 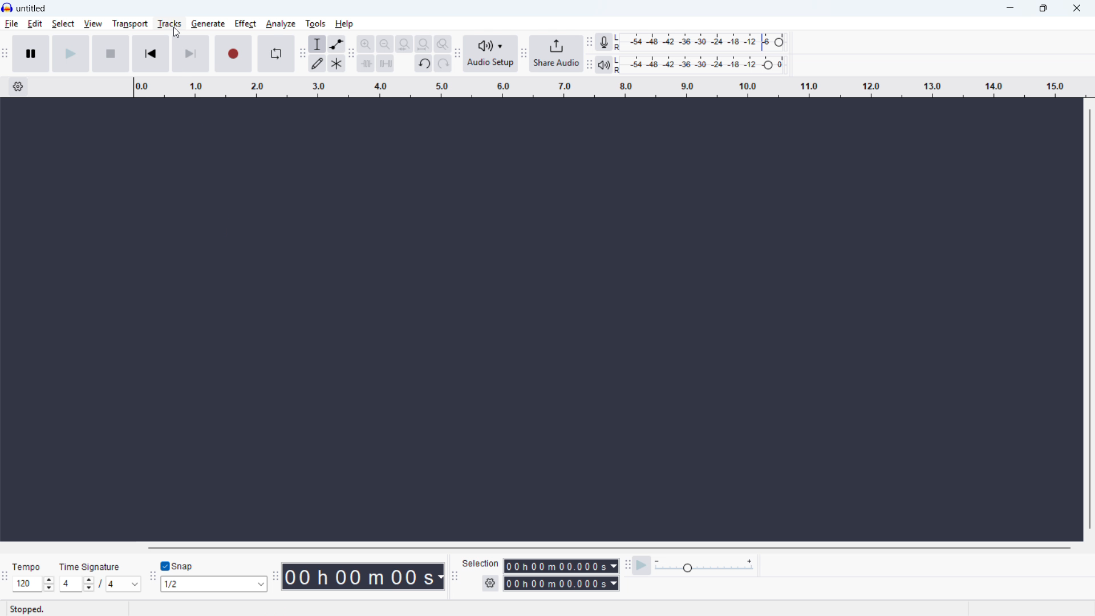 I want to click on Cursor , so click(x=177, y=33).